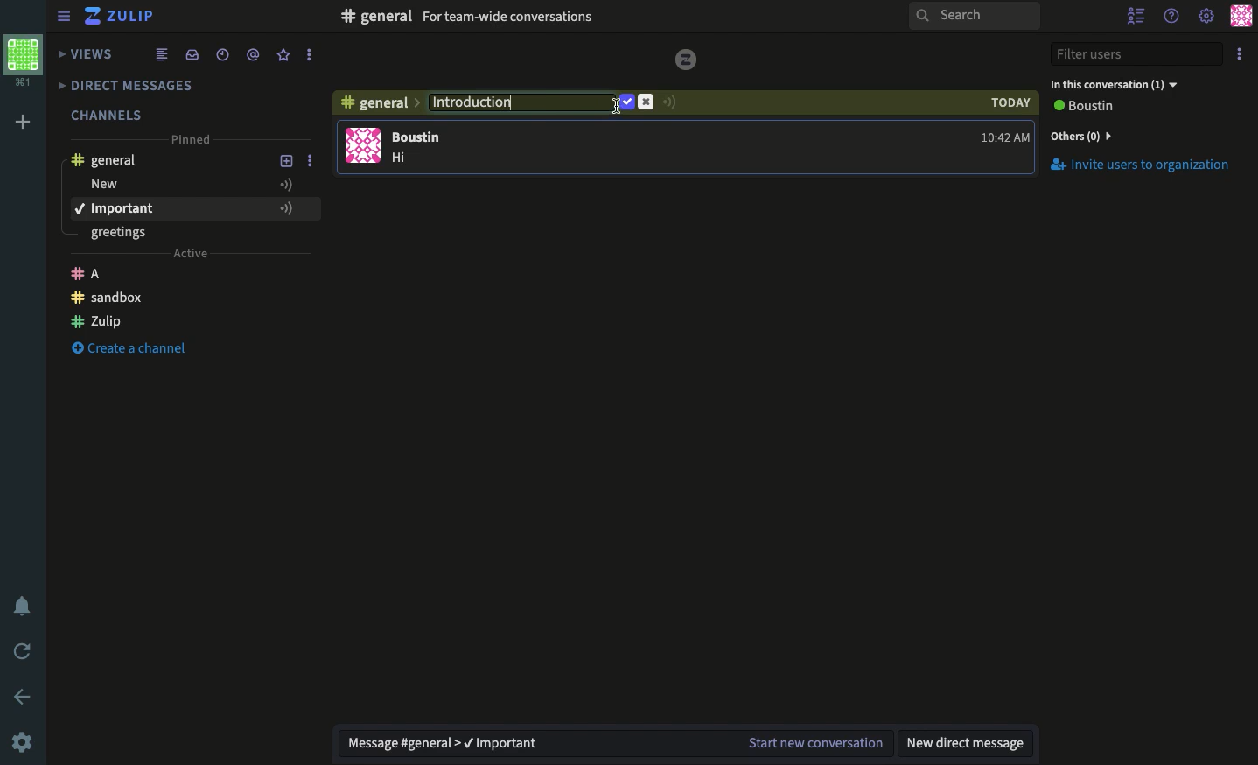  Describe the element at coordinates (256, 54) in the screenshot. I see `Mention` at that location.